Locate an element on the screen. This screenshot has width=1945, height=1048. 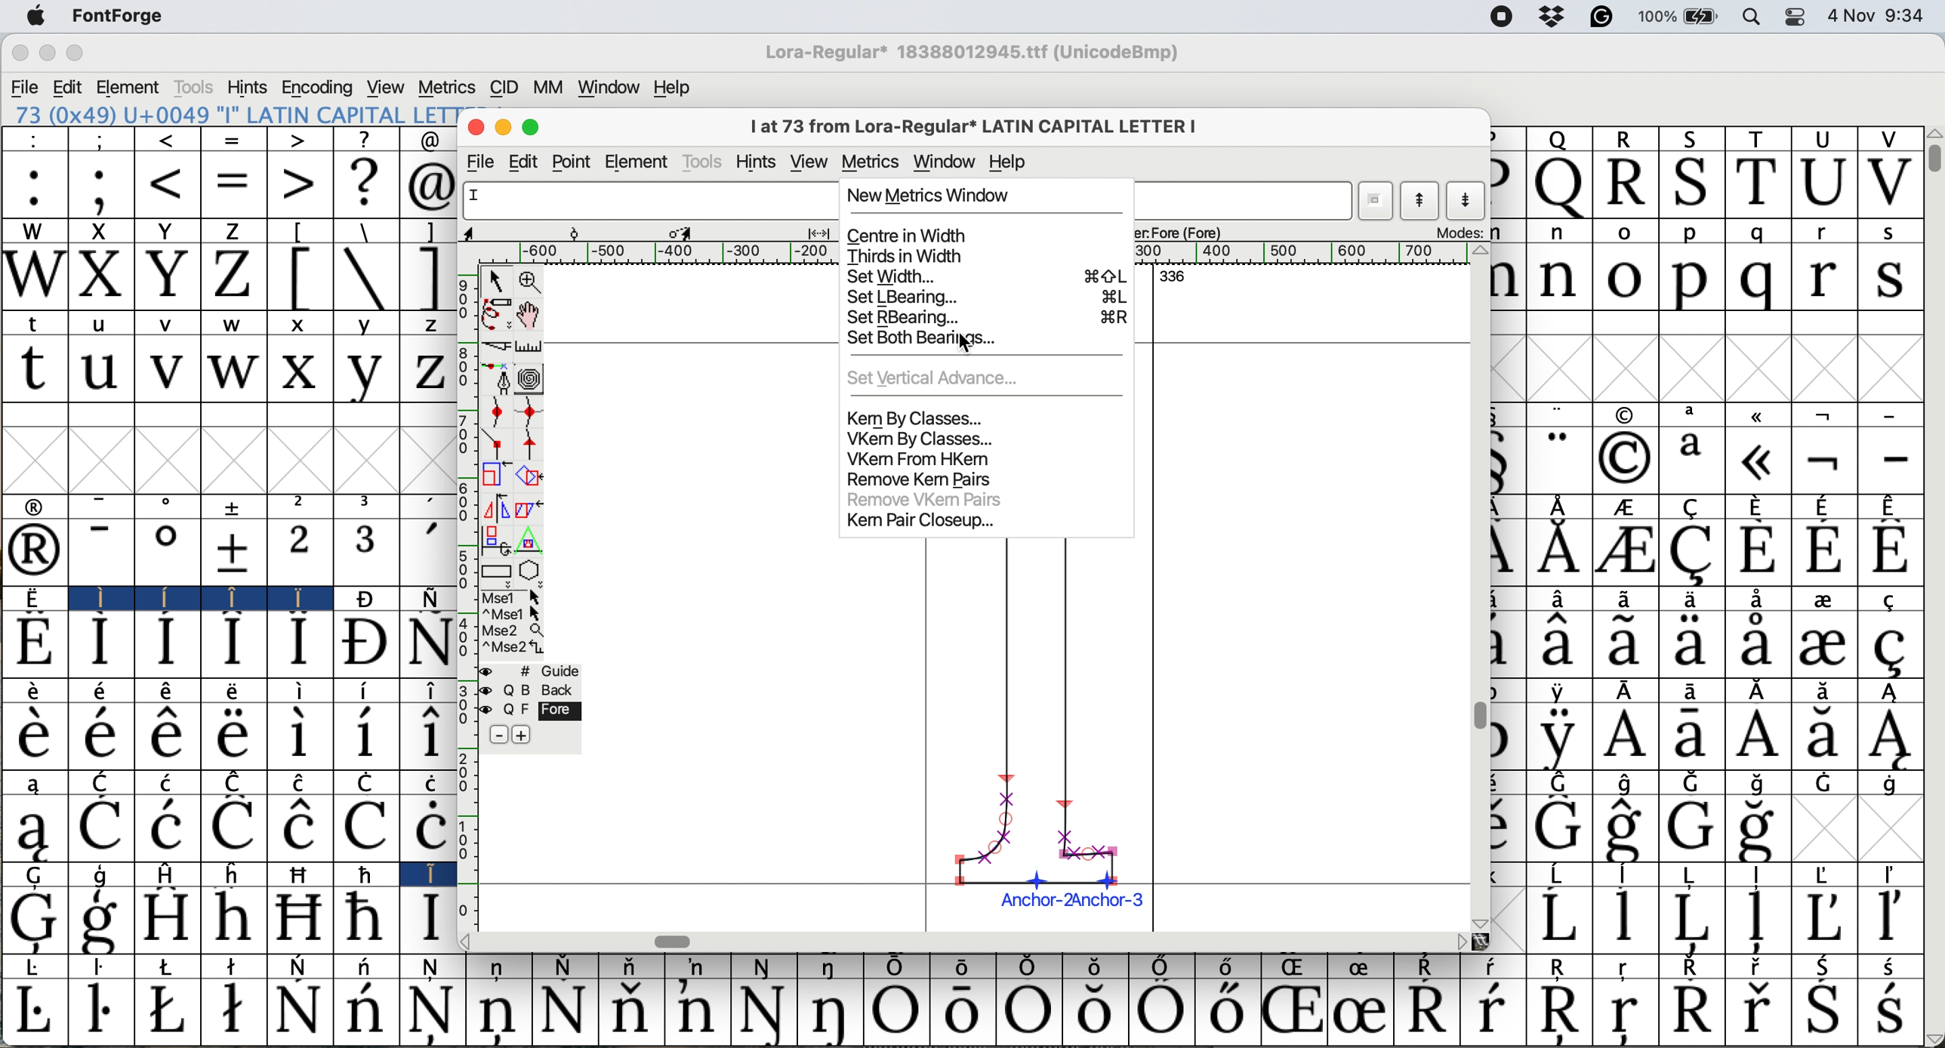
Symbol is located at coordinates (1626, 917).